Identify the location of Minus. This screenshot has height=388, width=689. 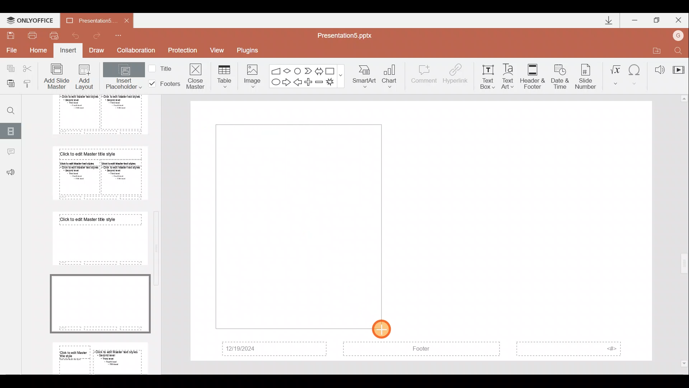
(319, 82).